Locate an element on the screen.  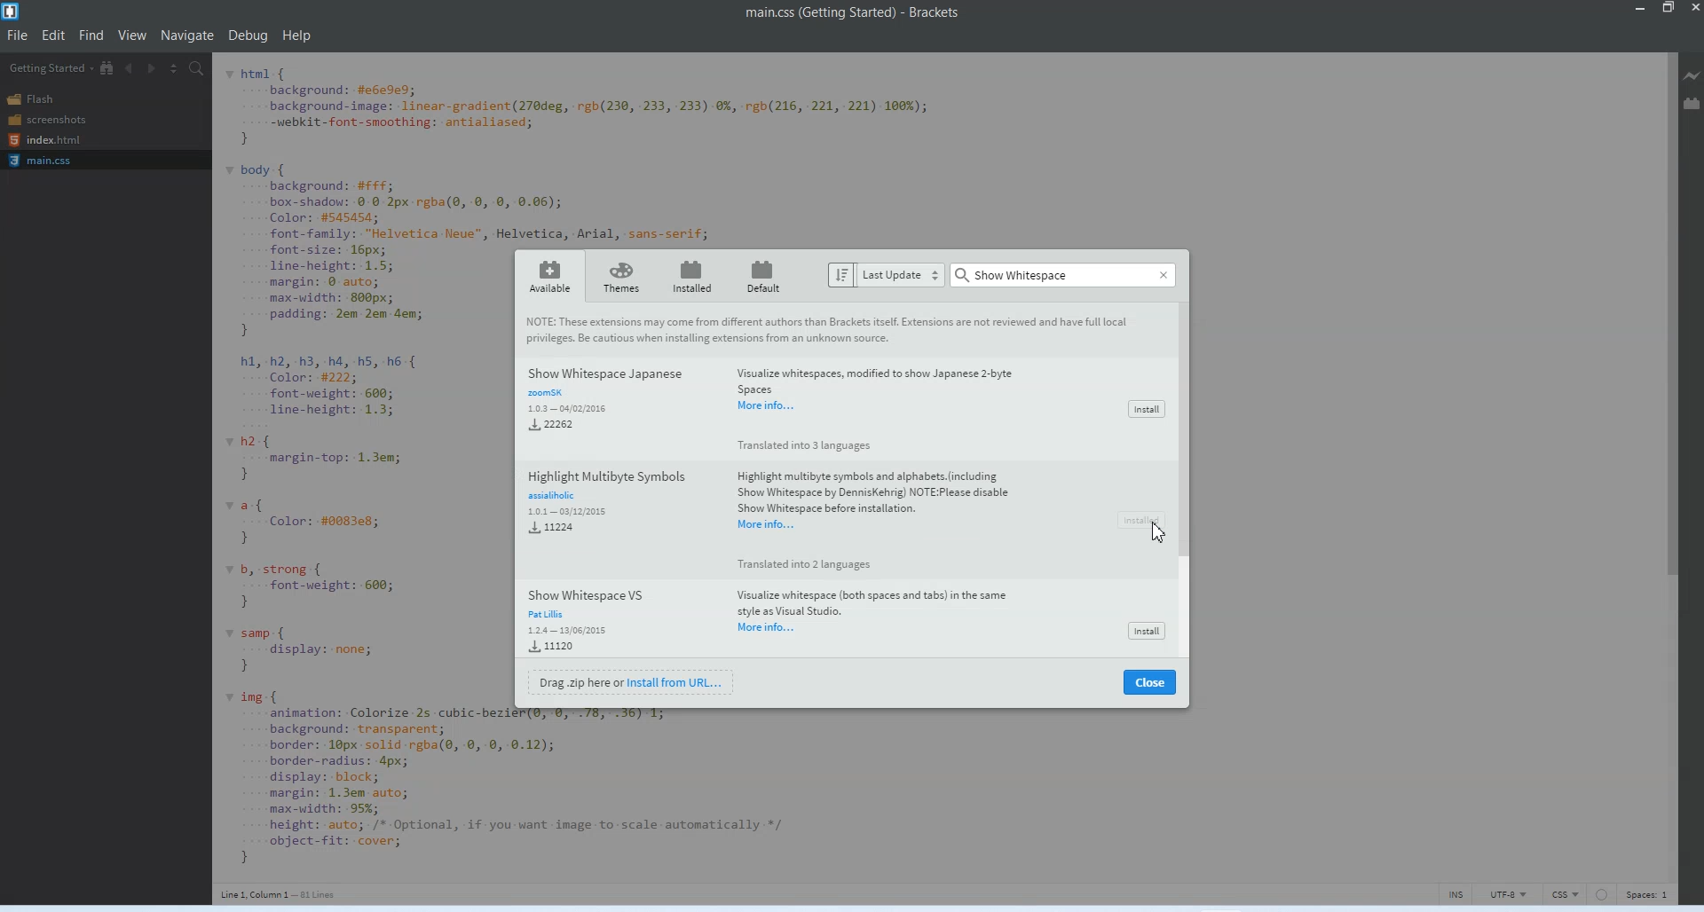
Minimize is located at coordinates (1641, 9).